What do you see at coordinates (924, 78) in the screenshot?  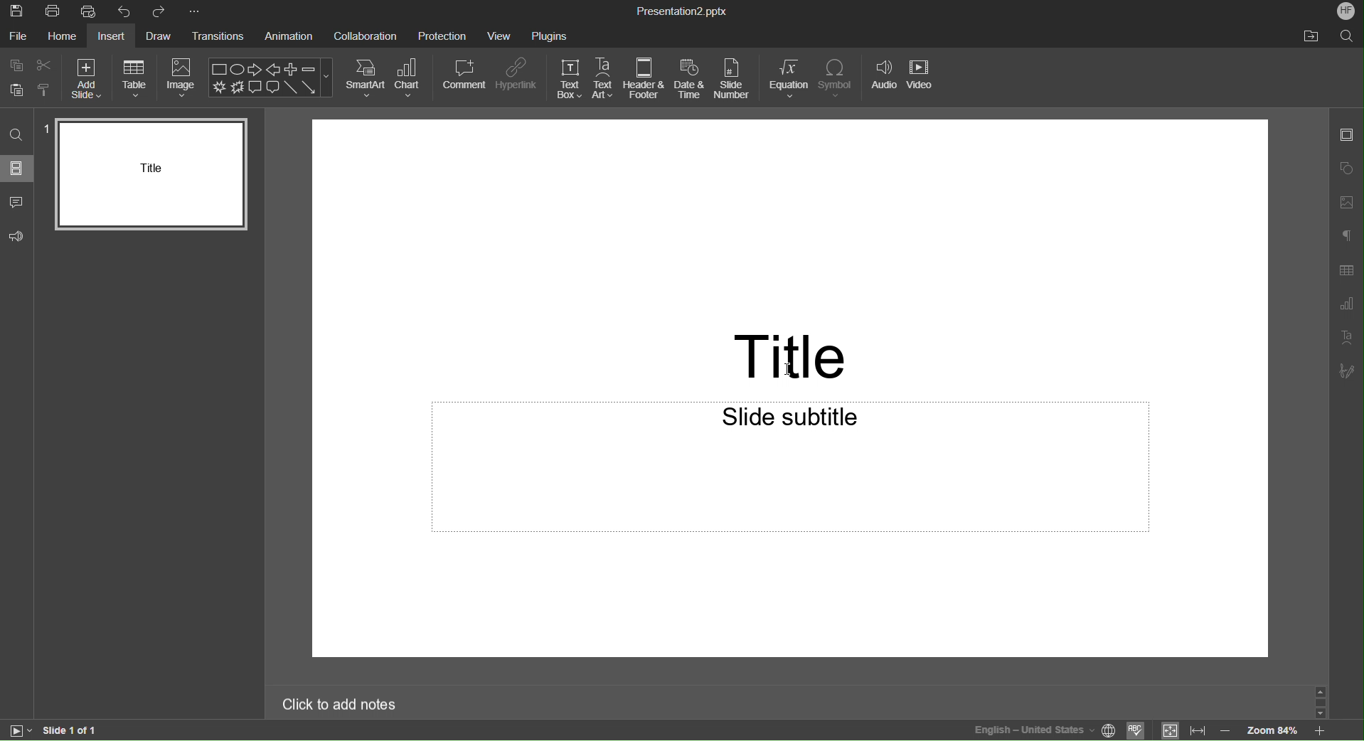 I see `Video` at bounding box center [924, 78].